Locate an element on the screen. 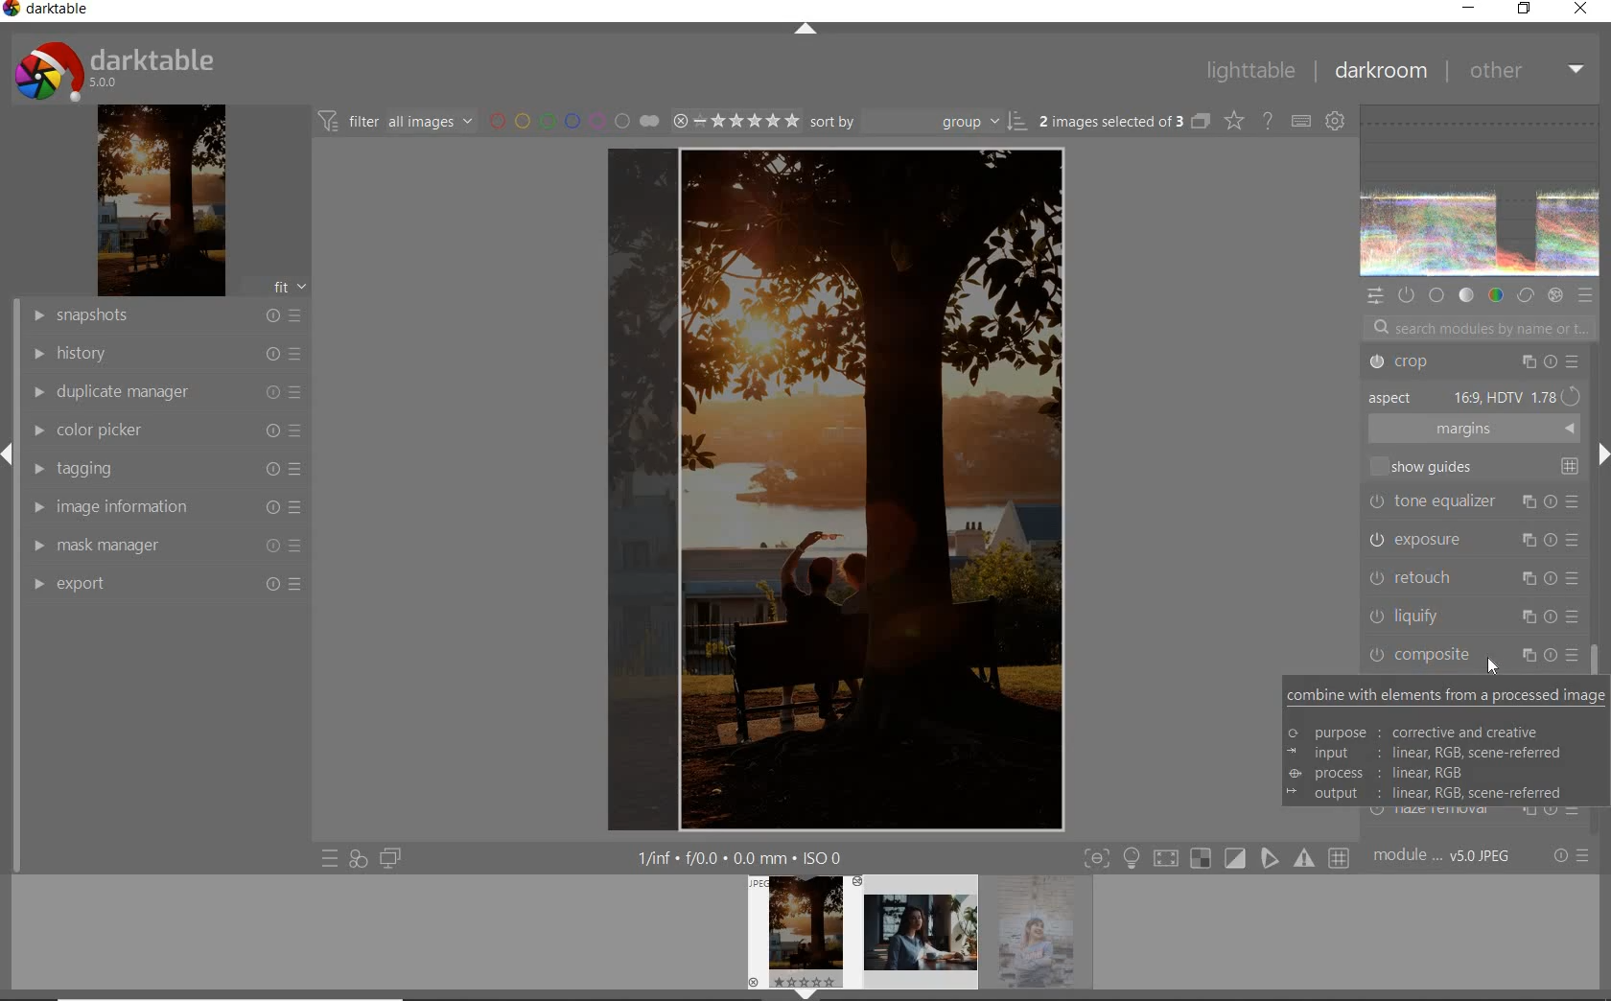  liquify is located at coordinates (1475, 618).